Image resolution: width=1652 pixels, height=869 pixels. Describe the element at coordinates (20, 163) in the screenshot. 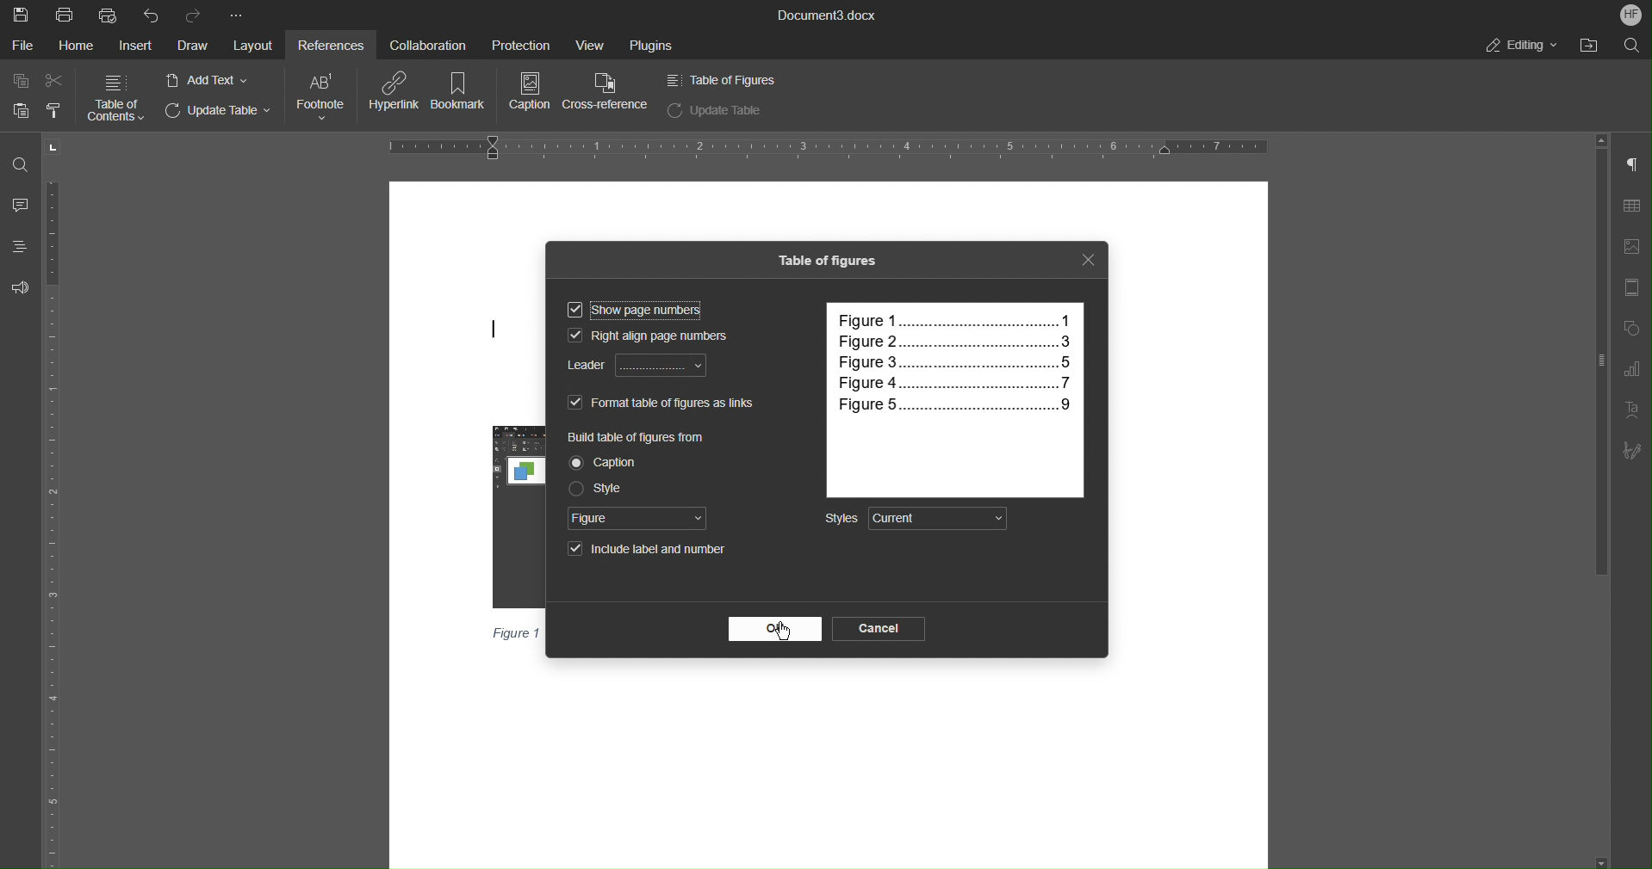

I see `Find` at that location.